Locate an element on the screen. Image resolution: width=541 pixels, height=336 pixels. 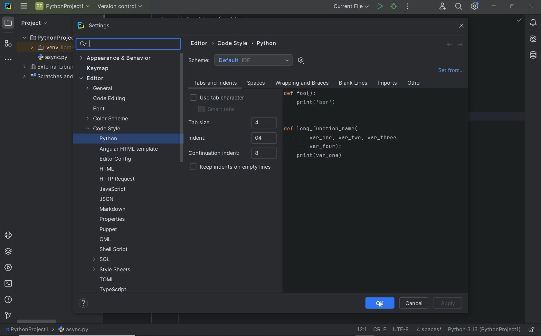
SCHEME is located at coordinates (241, 60).